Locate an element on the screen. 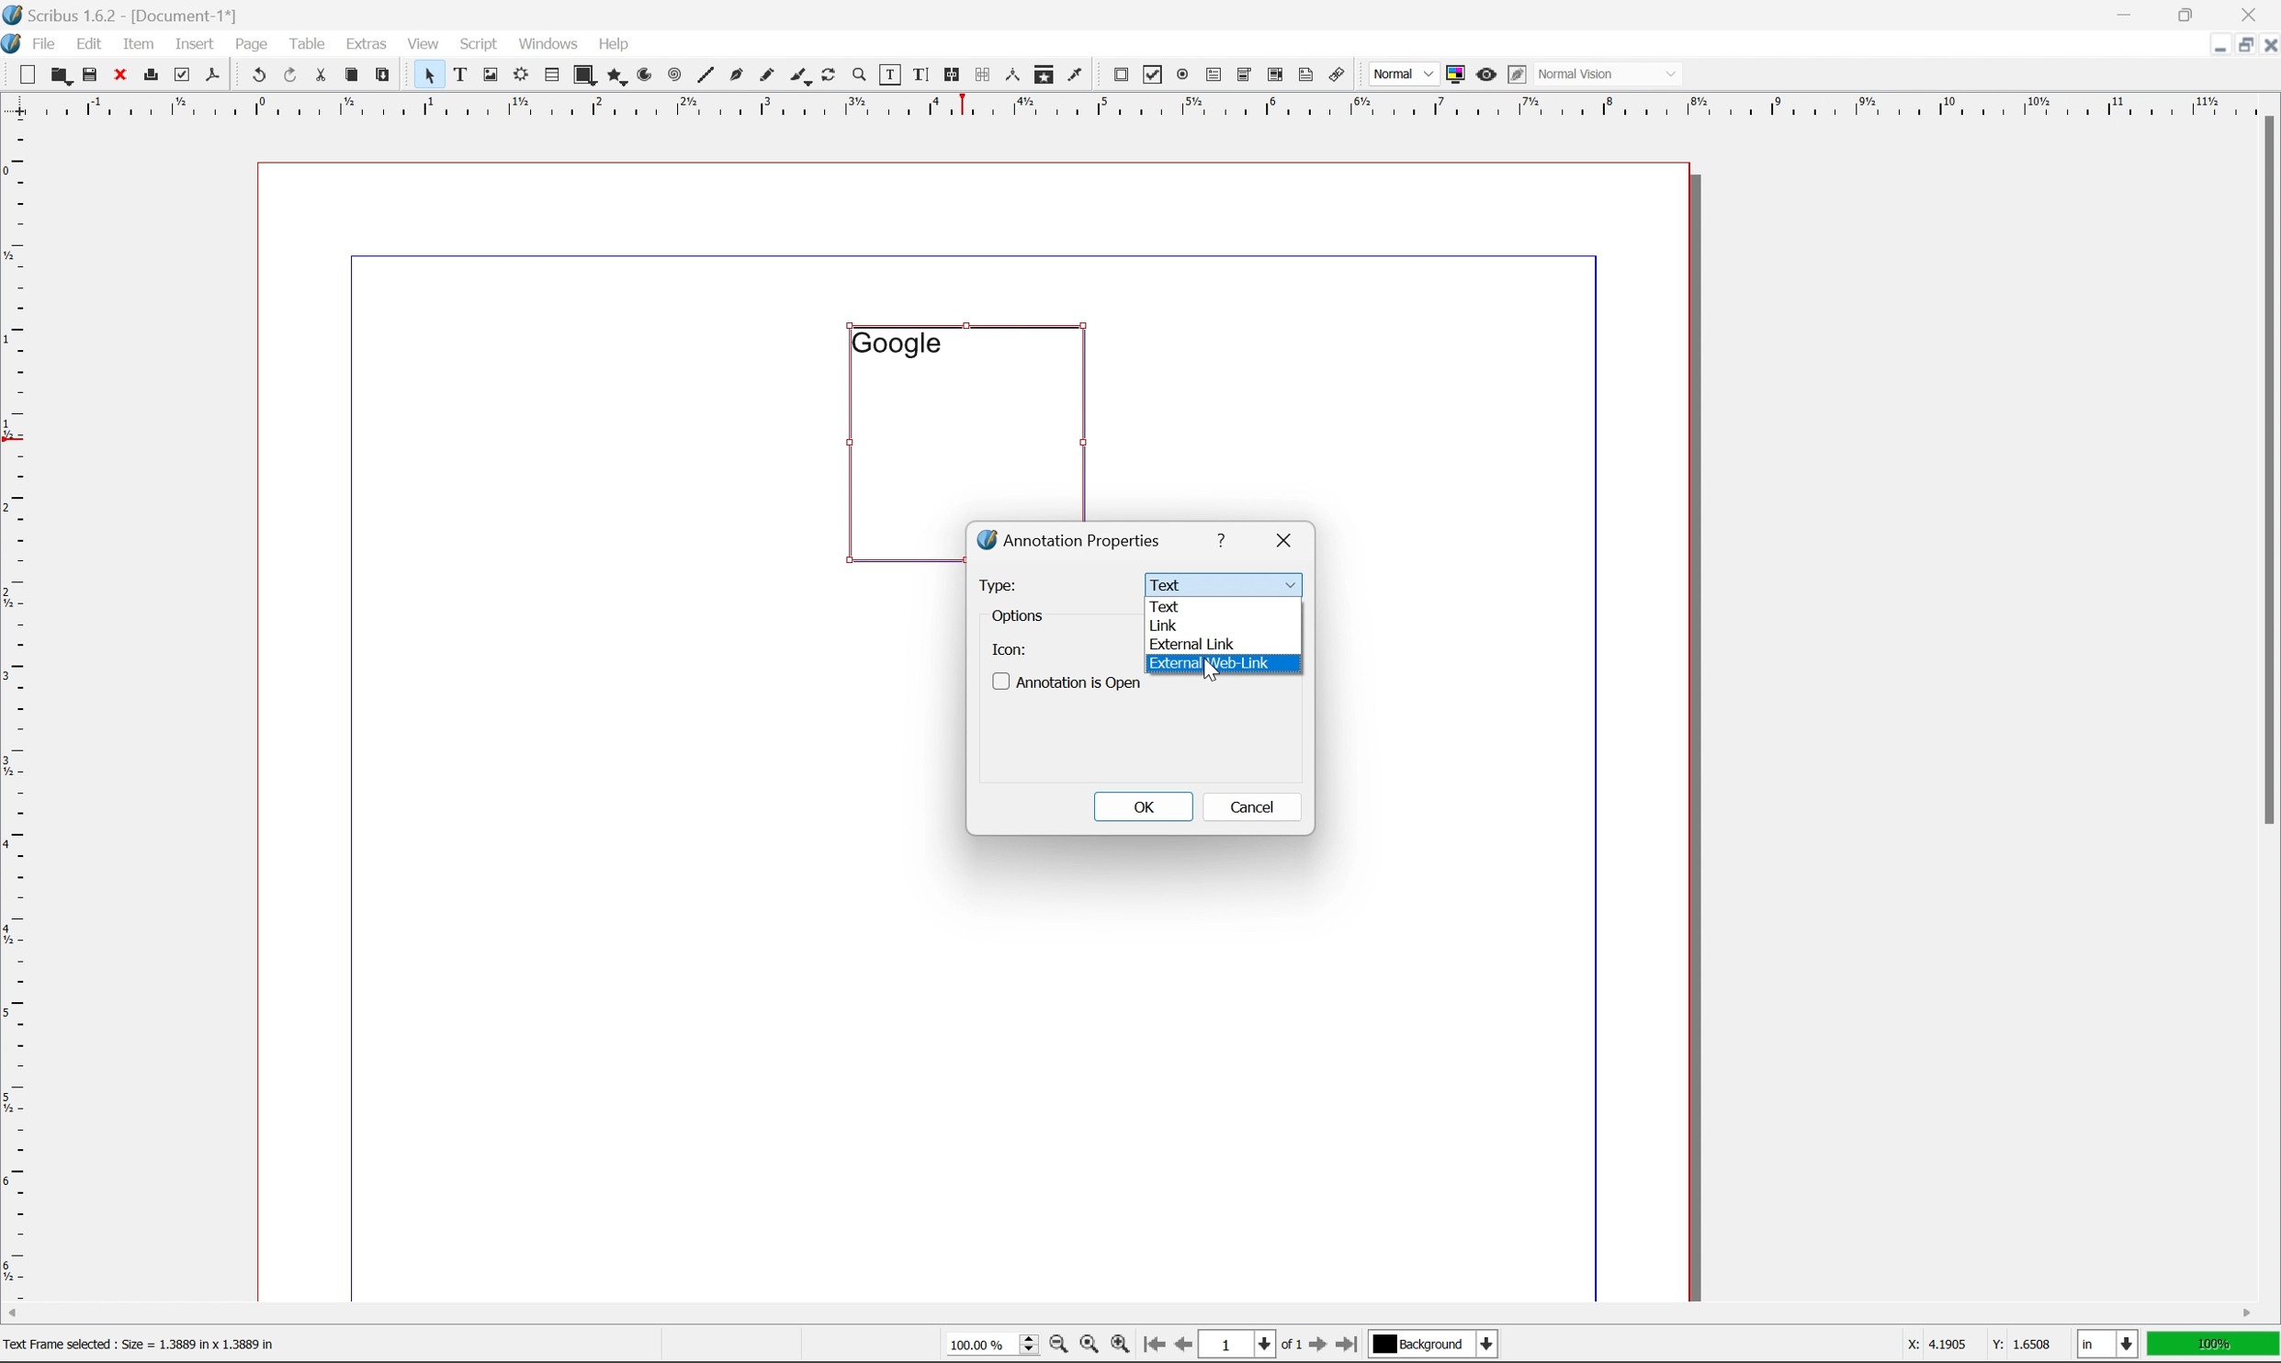  rotate item is located at coordinates (829, 76).